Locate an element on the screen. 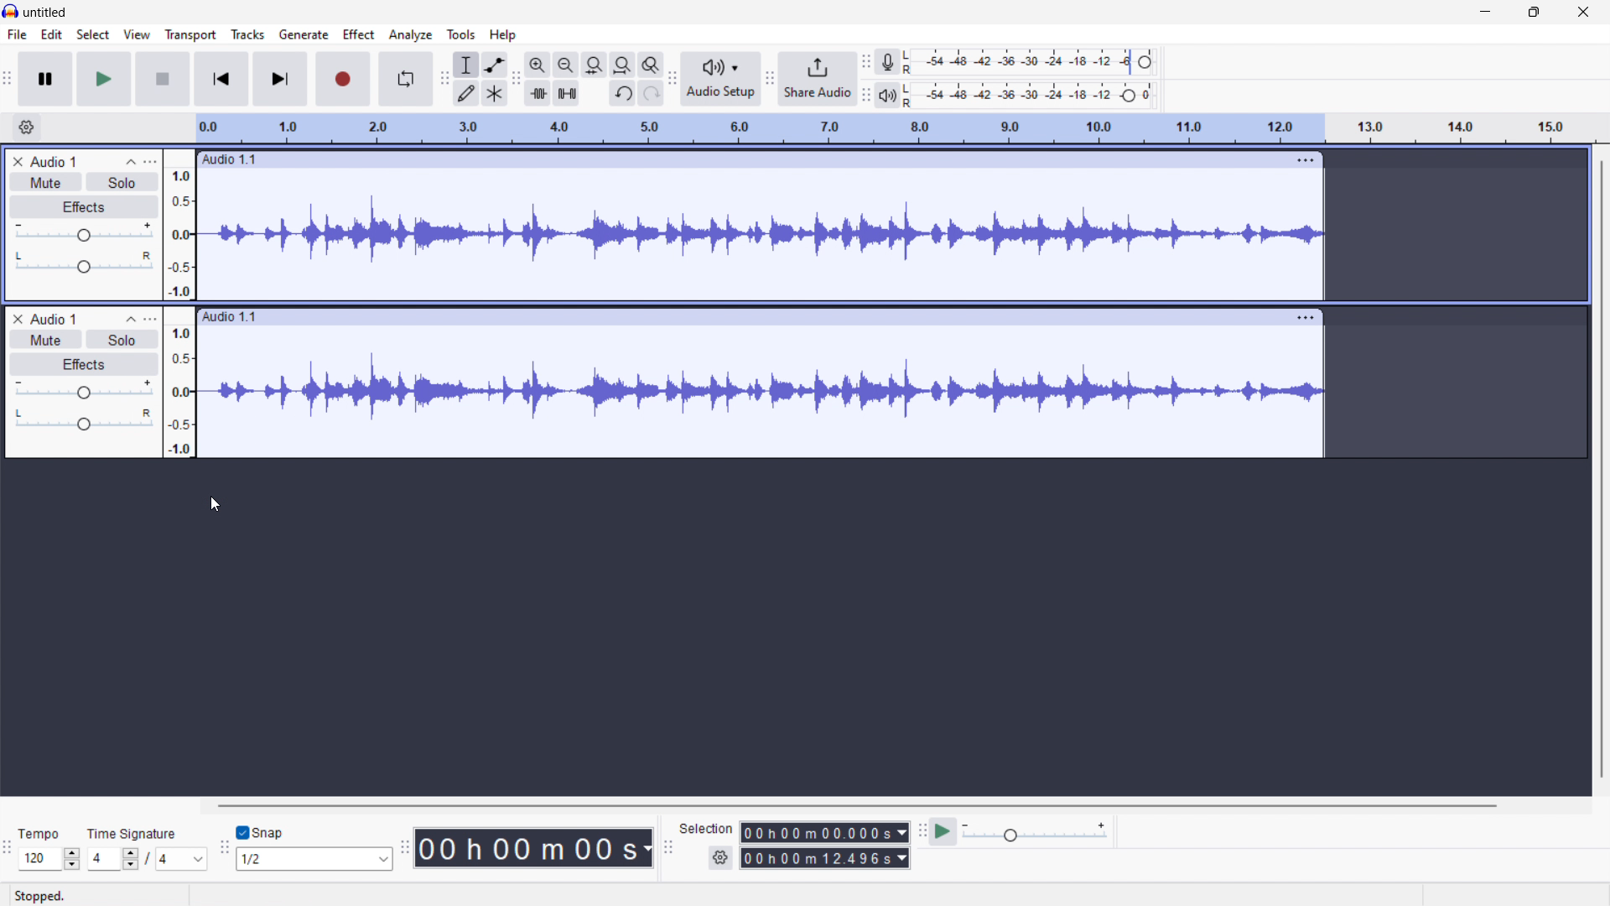 The image size is (1610, 906). Cursor is located at coordinates (216, 506).